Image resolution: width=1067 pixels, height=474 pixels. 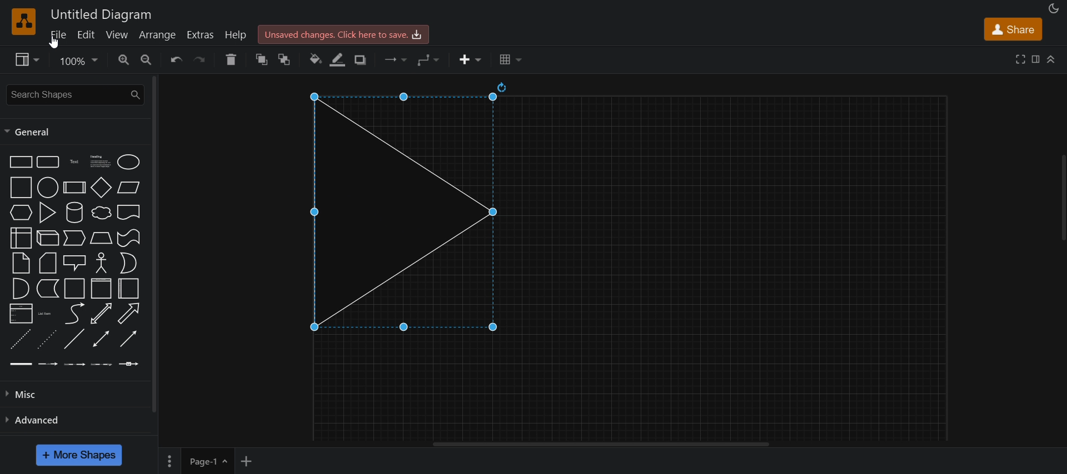 I want to click on connector with symbol, so click(x=128, y=365).